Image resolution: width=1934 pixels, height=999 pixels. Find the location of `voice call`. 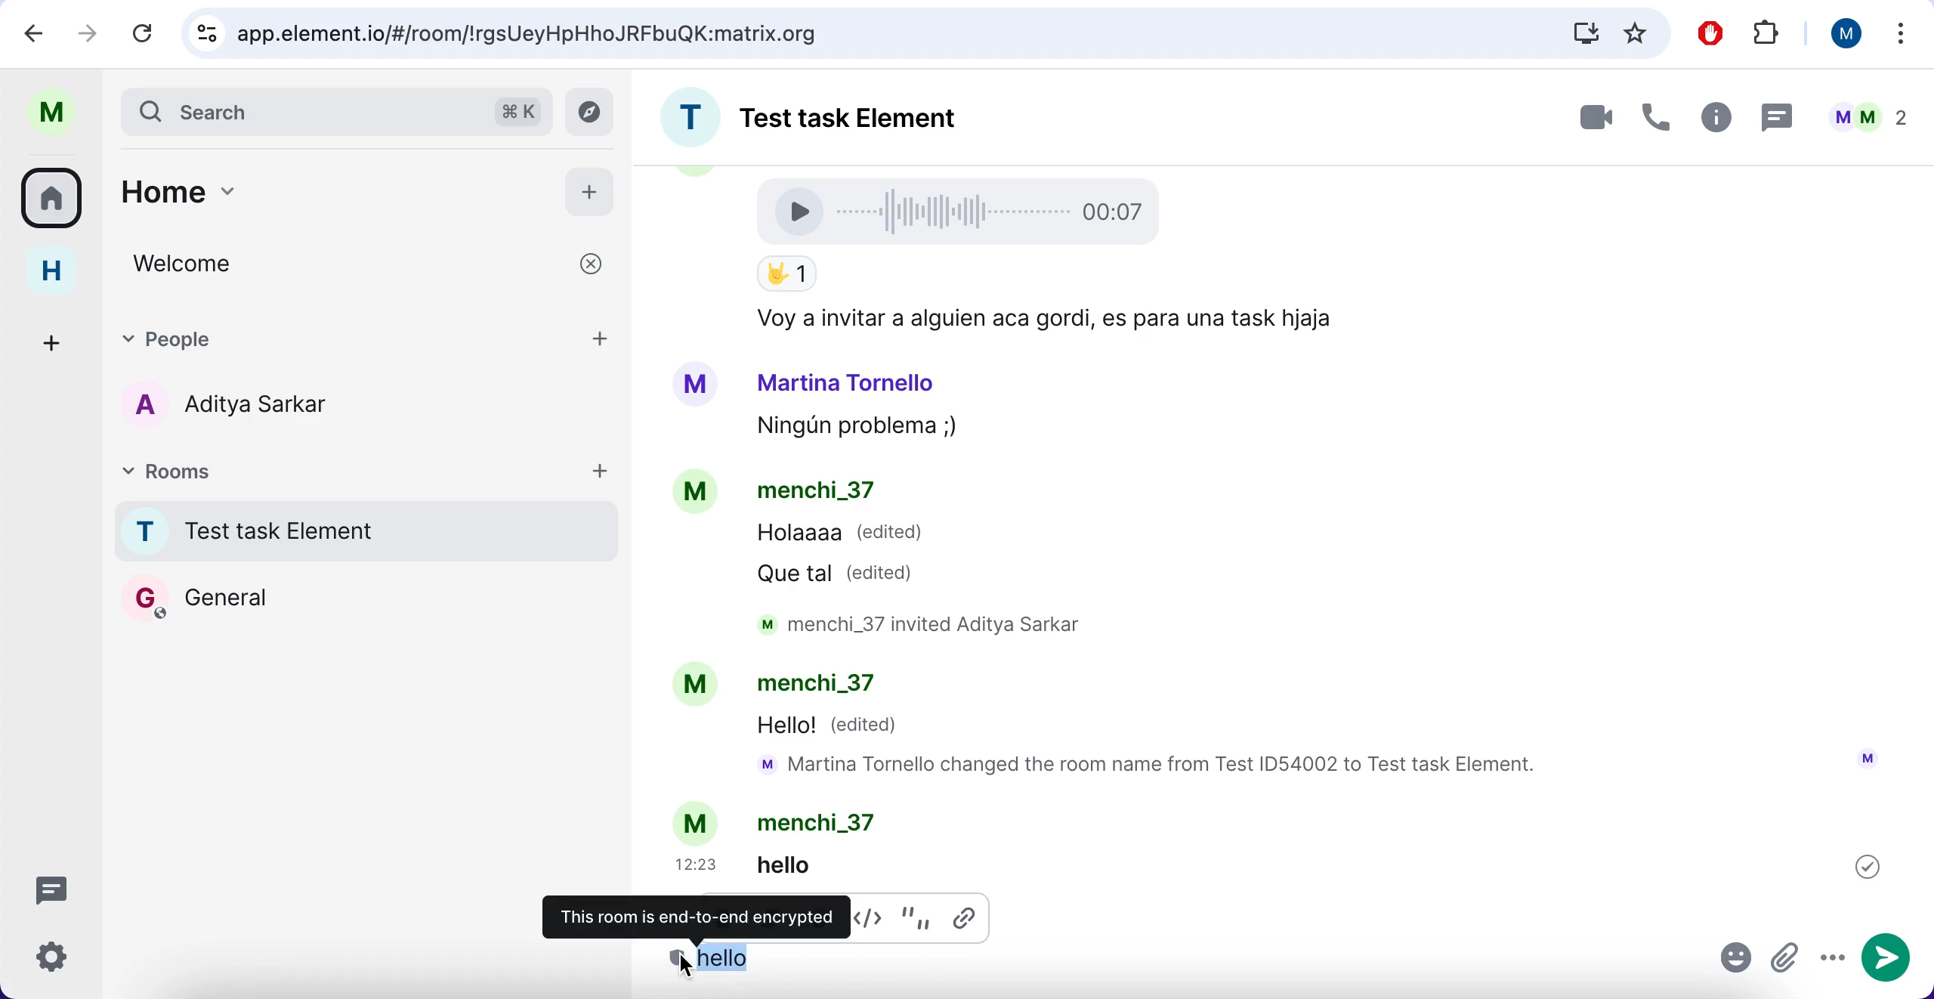

voice call is located at coordinates (1651, 122).